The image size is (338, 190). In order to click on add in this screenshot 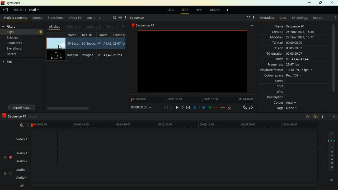, I will do `click(229, 11)`.